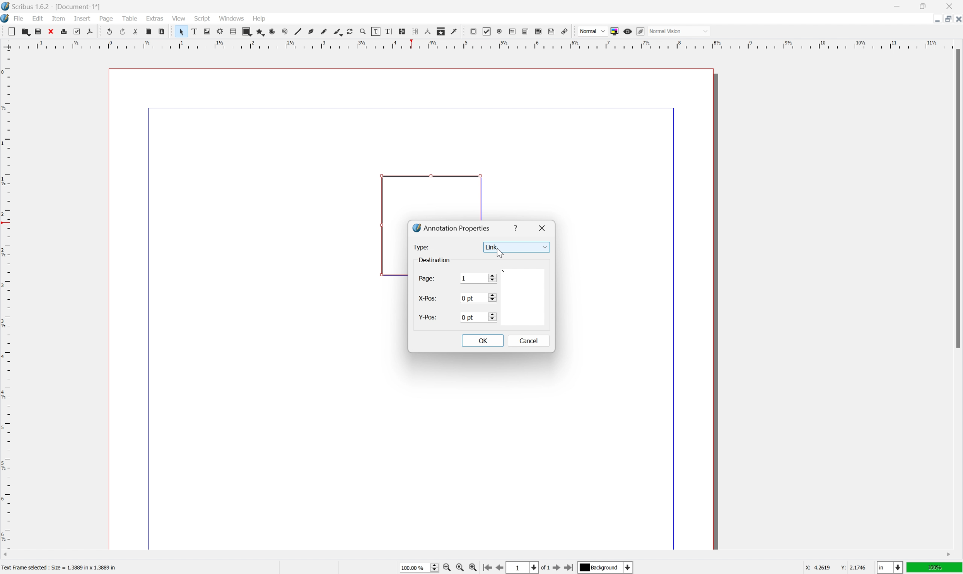 This screenshot has width=963, height=574. What do you see at coordinates (64, 31) in the screenshot?
I see `print` at bounding box center [64, 31].